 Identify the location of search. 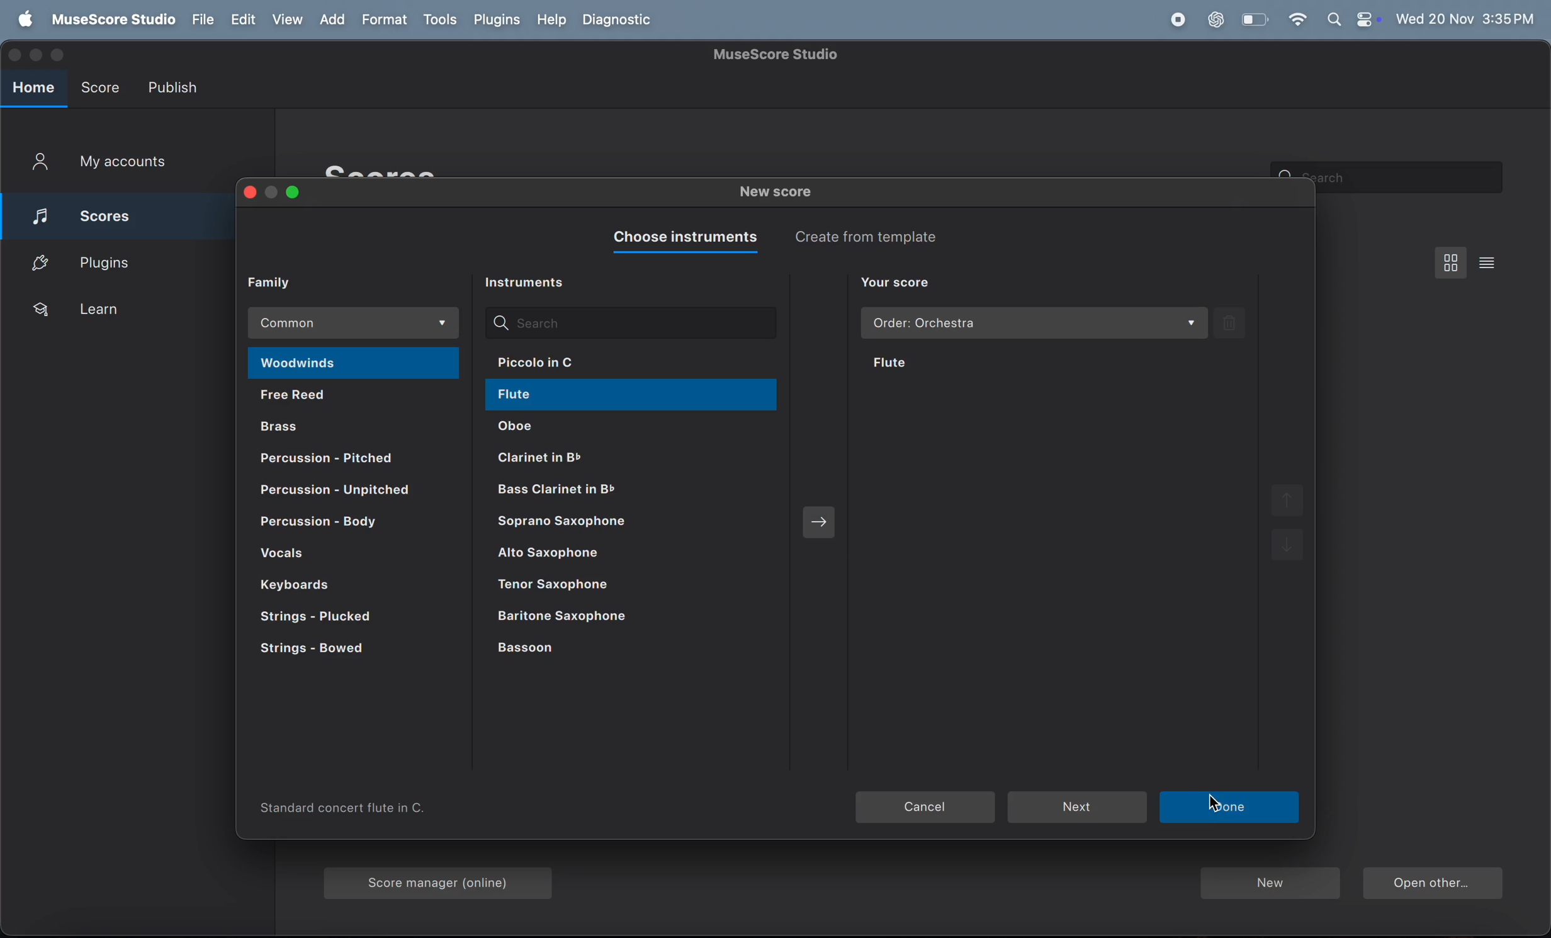
(1414, 178).